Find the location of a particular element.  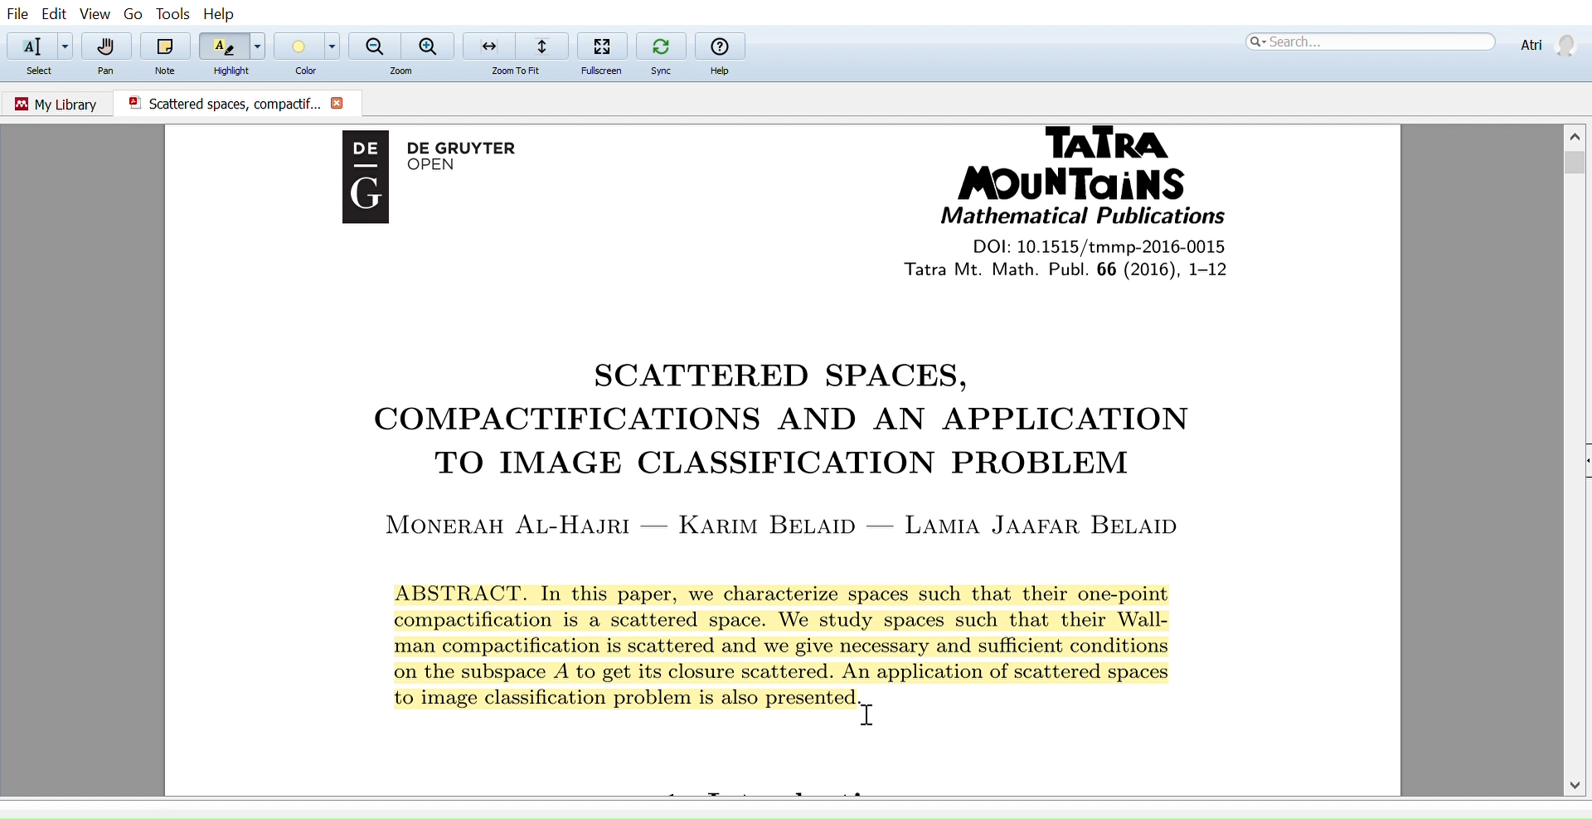

SCATTERED SPACES, is located at coordinates (782, 375).